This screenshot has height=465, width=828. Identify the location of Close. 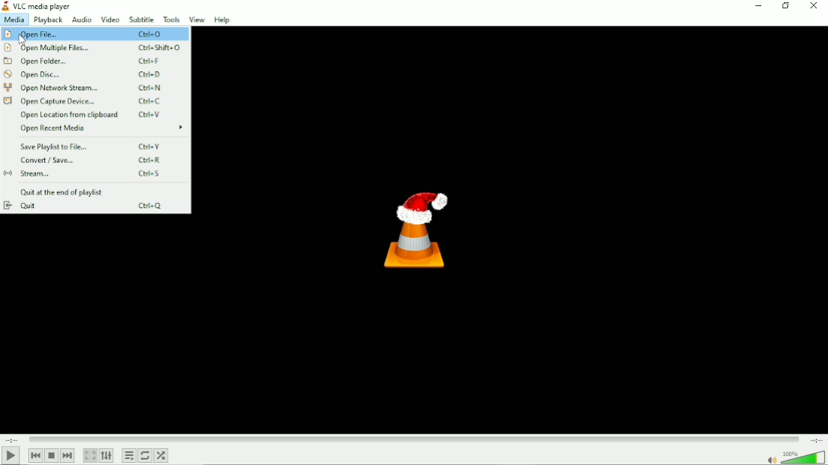
(814, 8).